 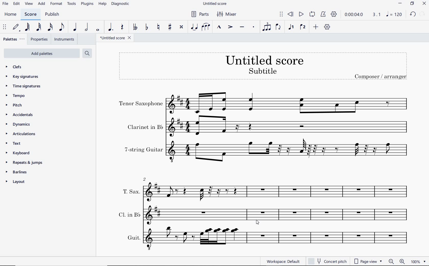 What do you see at coordinates (193, 27) in the screenshot?
I see `TIE` at bounding box center [193, 27].